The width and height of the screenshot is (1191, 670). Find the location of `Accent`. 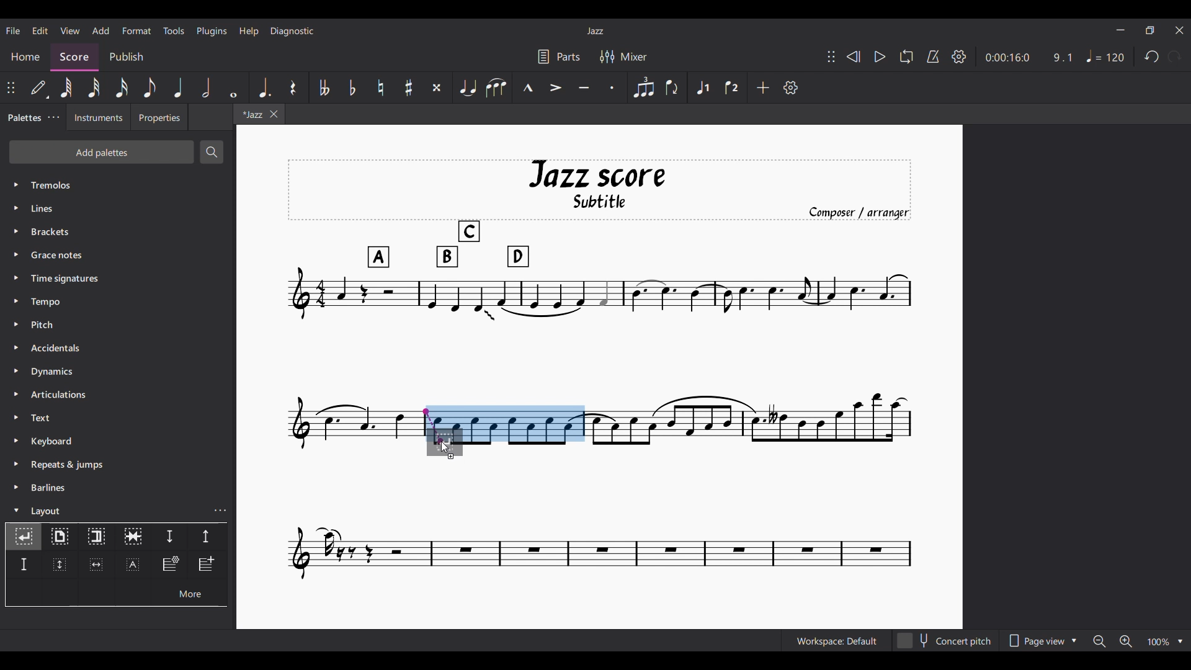

Accent is located at coordinates (555, 88).